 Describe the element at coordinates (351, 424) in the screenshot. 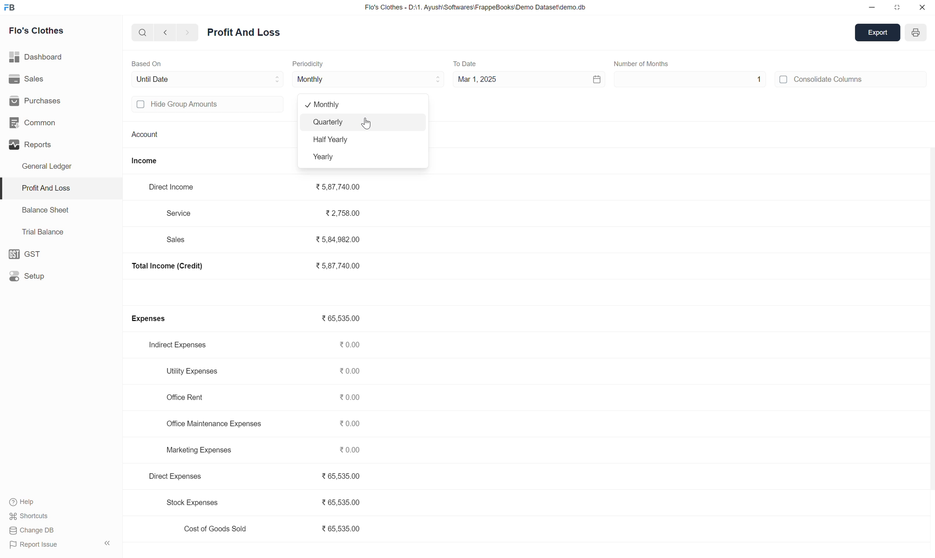

I see `₹0.00` at that location.